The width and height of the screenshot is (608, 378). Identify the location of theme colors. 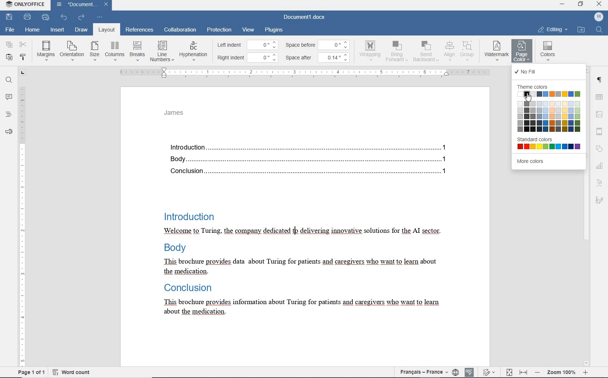
(547, 108).